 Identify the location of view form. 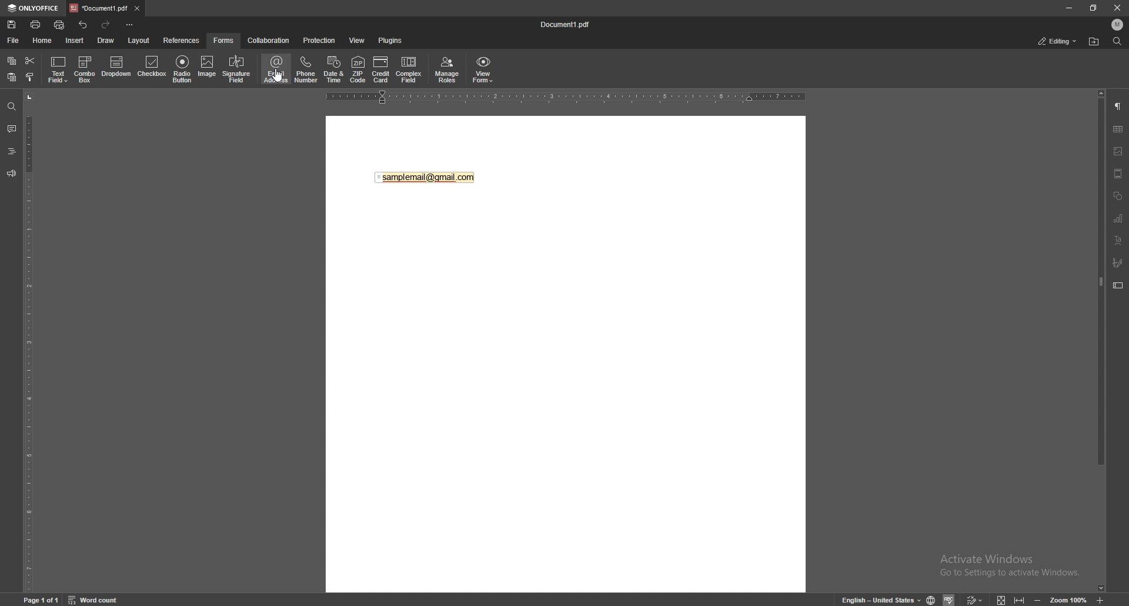
(483, 70).